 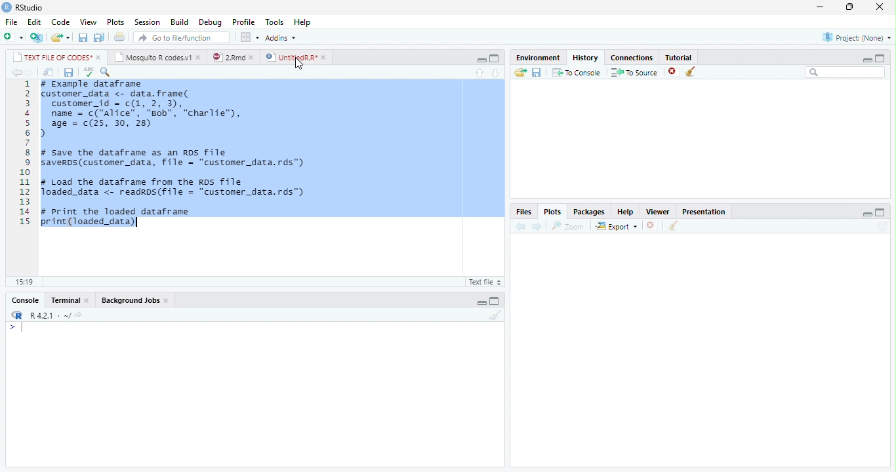 I want to click on save, so click(x=68, y=73).